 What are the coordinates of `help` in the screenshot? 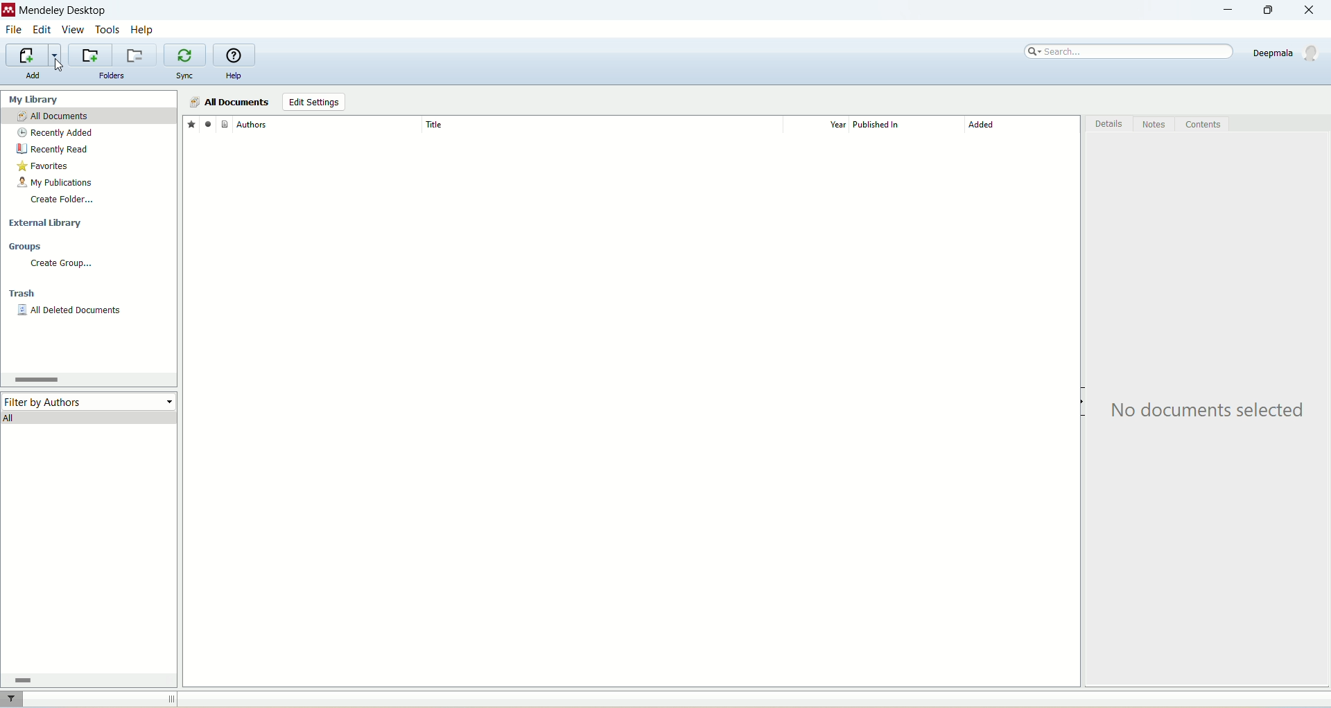 It's located at (143, 29).